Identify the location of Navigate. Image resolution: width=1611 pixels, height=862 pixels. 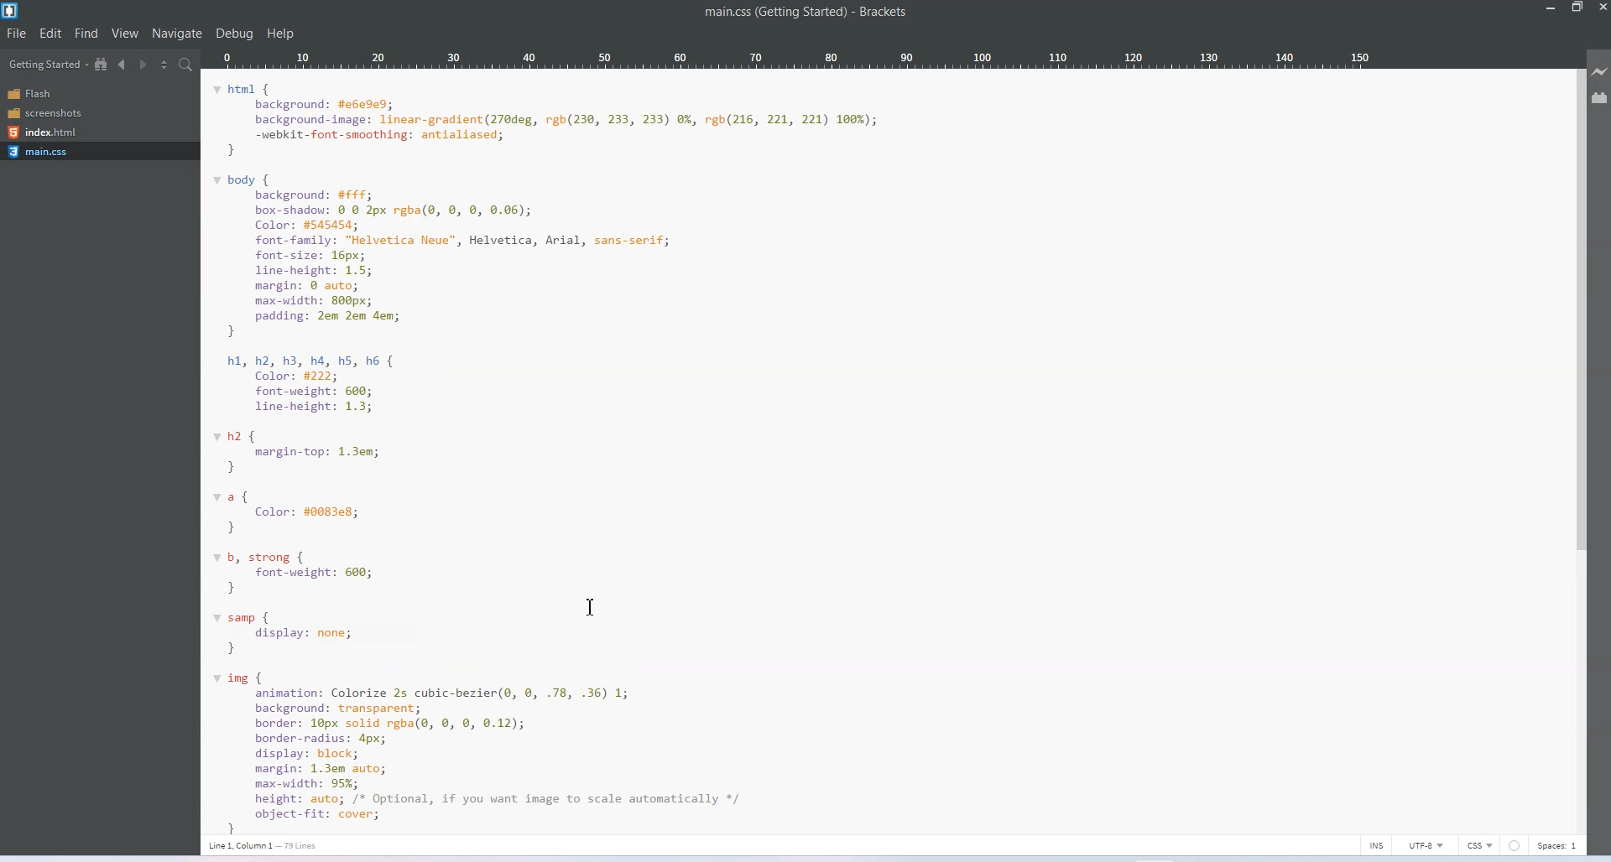
(180, 34).